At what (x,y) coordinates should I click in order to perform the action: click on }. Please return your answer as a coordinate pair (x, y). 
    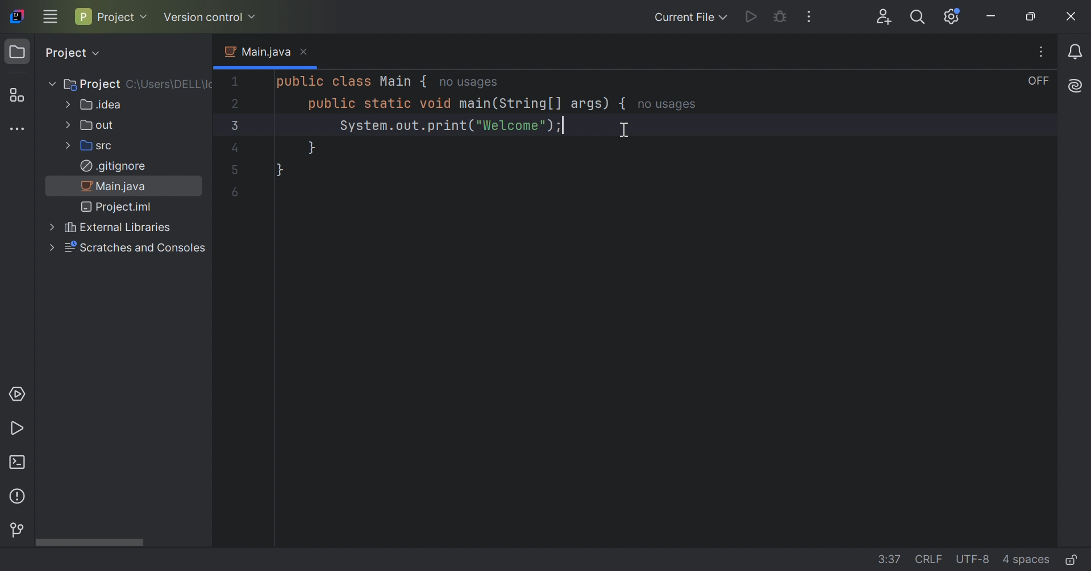
    Looking at the image, I should click on (310, 148).